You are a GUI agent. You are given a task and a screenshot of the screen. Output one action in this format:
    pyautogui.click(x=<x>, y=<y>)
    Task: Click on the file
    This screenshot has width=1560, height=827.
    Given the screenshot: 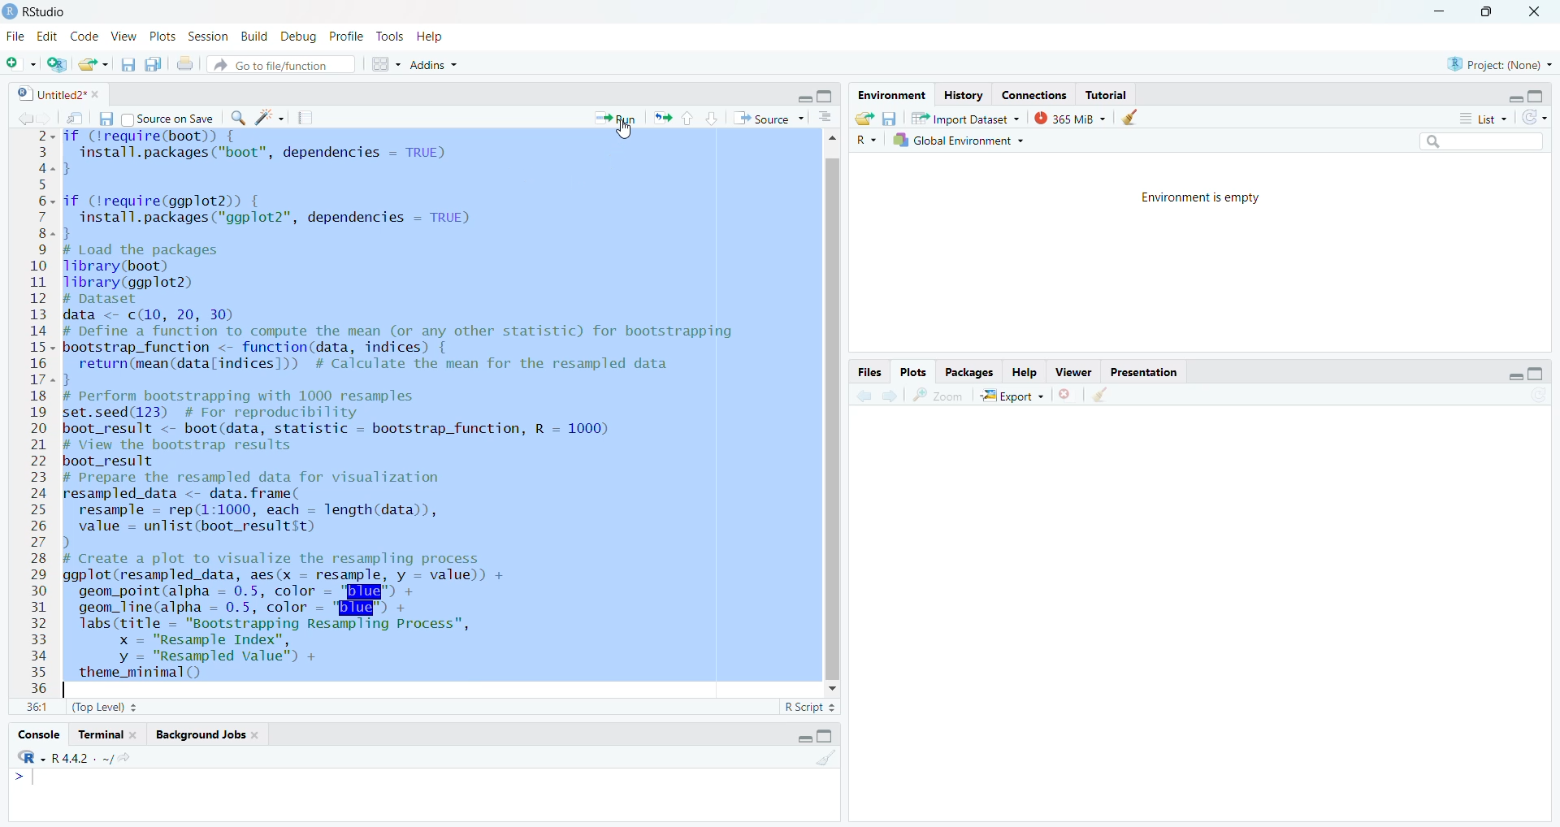 What is the action you would take?
    pyautogui.click(x=14, y=34)
    